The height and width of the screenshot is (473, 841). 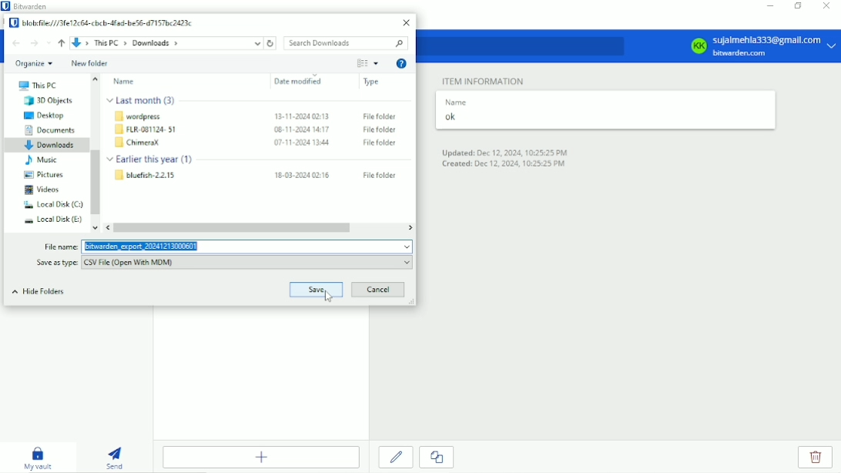 What do you see at coordinates (52, 101) in the screenshot?
I see `3D Objects` at bounding box center [52, 101].